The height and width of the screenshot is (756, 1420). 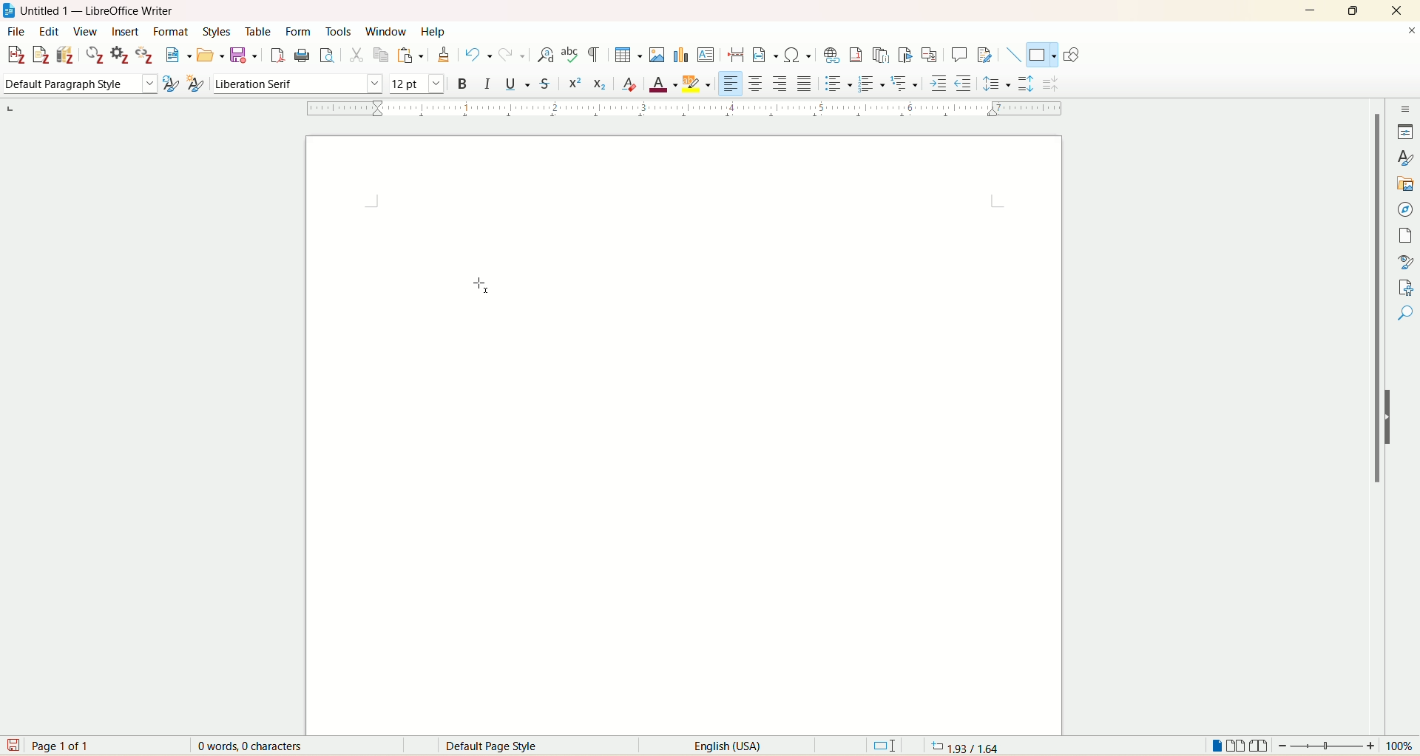 I want to click on find and replace, so click(x=547, y=55).